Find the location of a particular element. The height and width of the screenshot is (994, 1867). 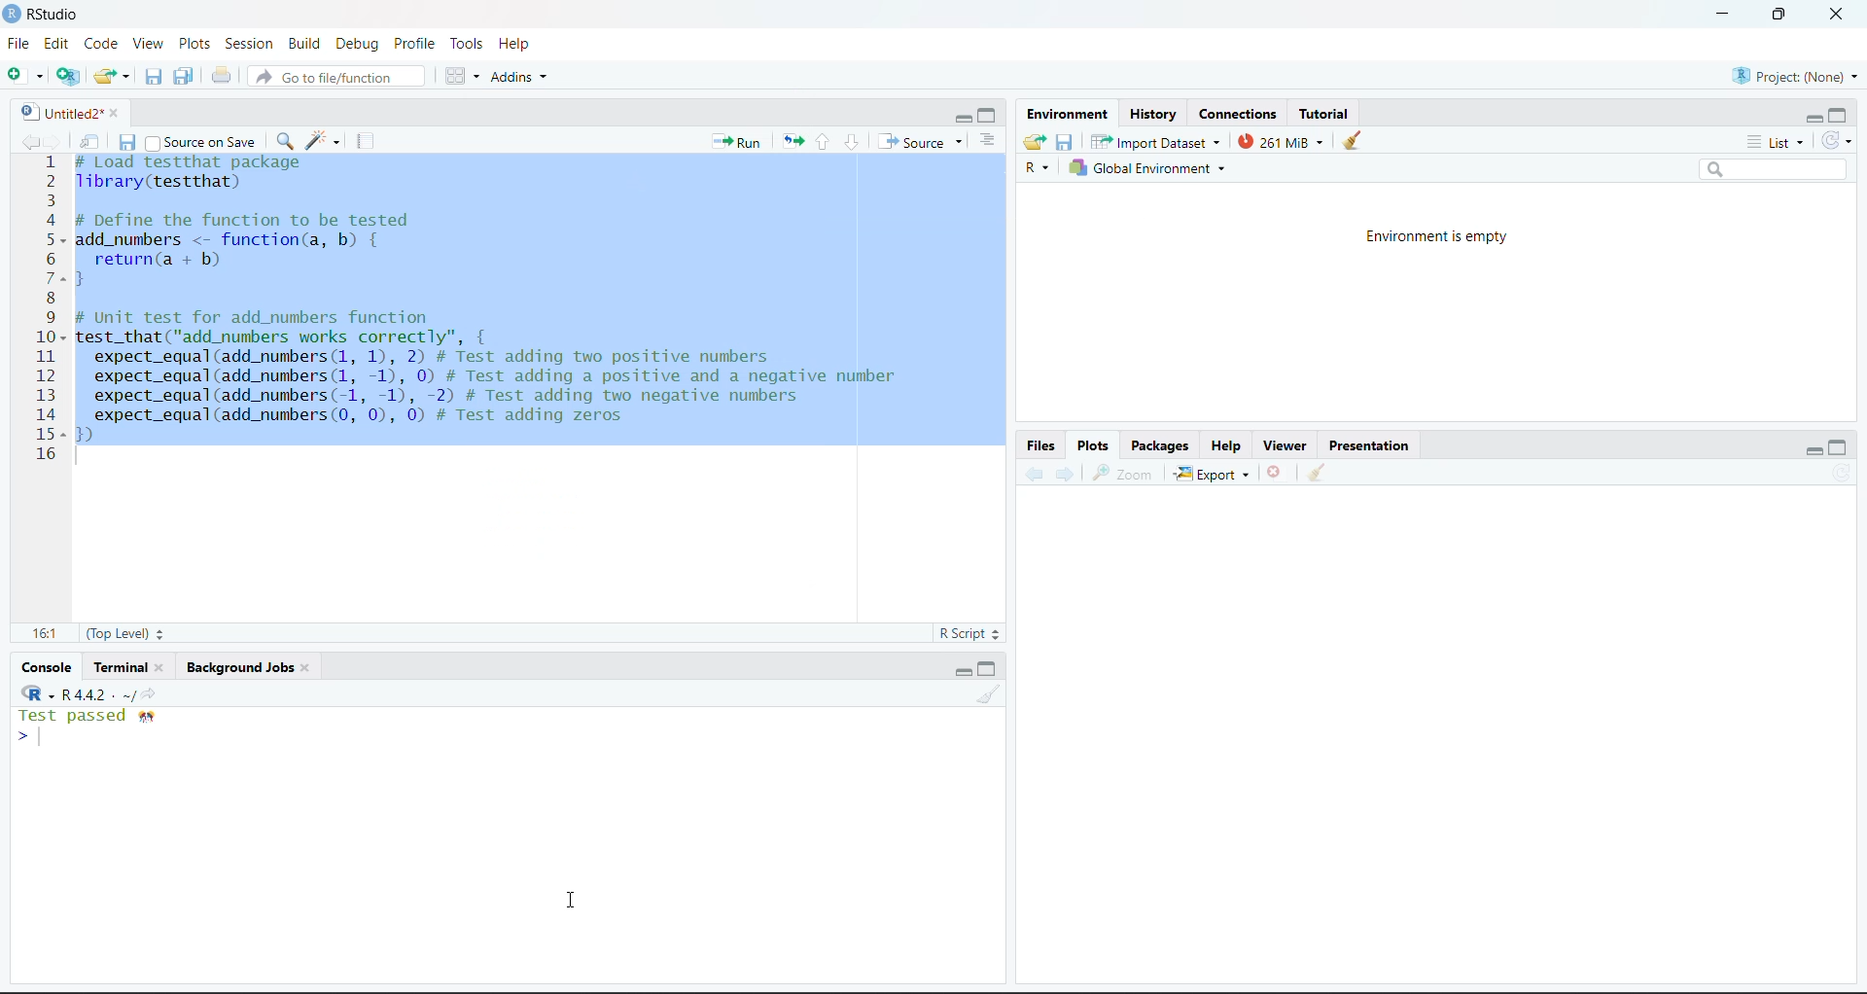

Session is located at coordinates (249, 43).